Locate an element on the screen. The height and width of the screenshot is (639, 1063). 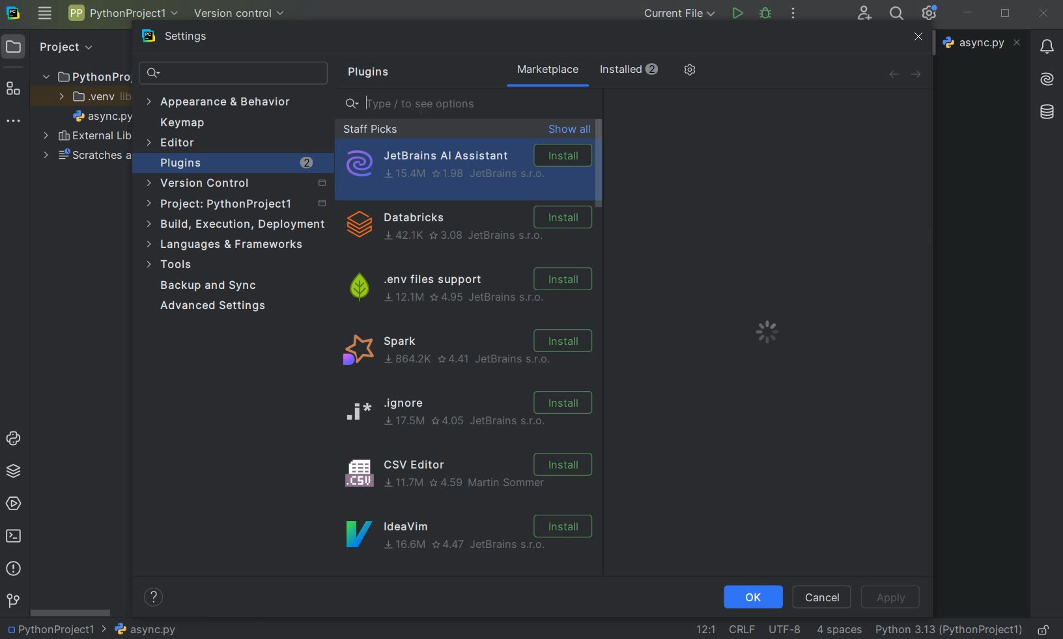
keymap is located at coordinates (180, 123).